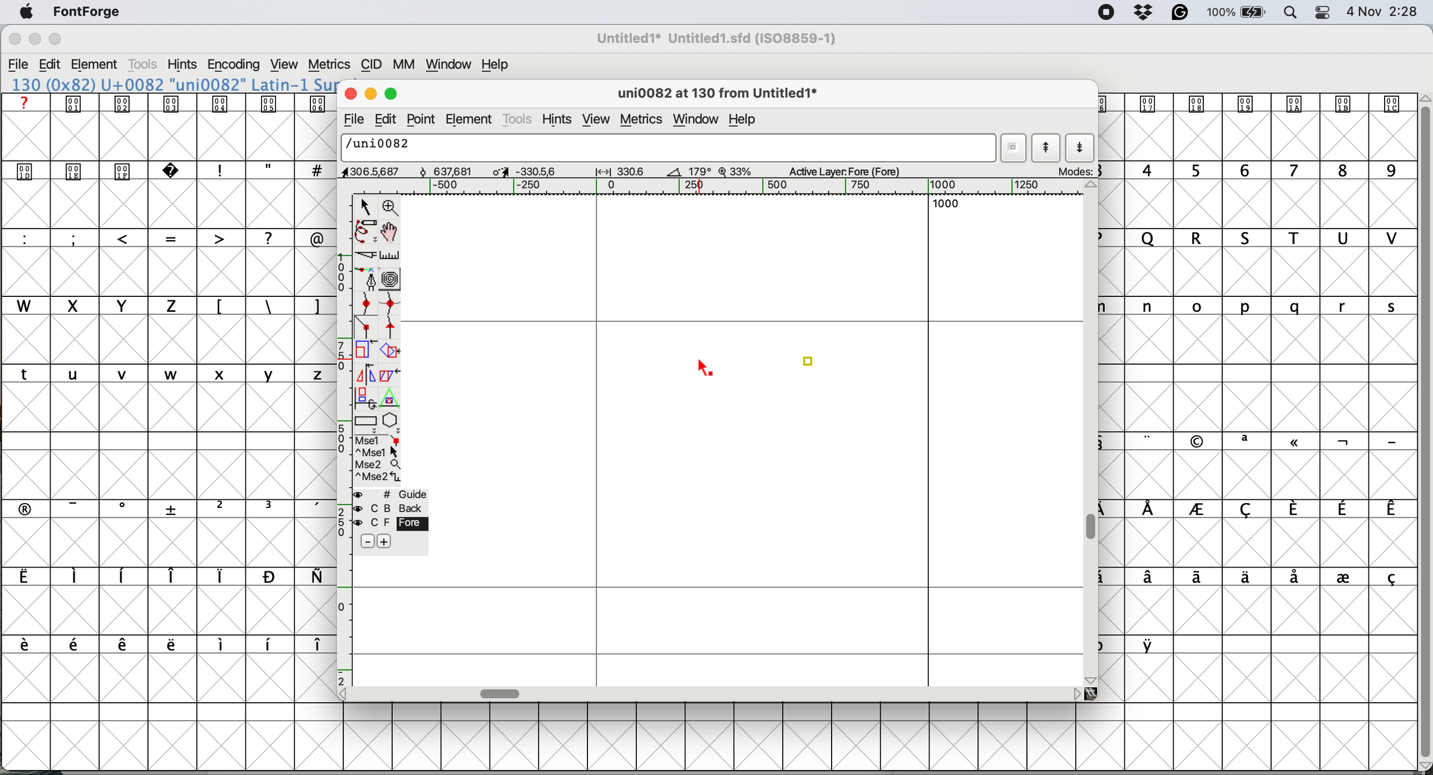  What do you see at coordinates (364, 375) in the screenshot?
I see `flip the selection` at bounding box center [364, 375].